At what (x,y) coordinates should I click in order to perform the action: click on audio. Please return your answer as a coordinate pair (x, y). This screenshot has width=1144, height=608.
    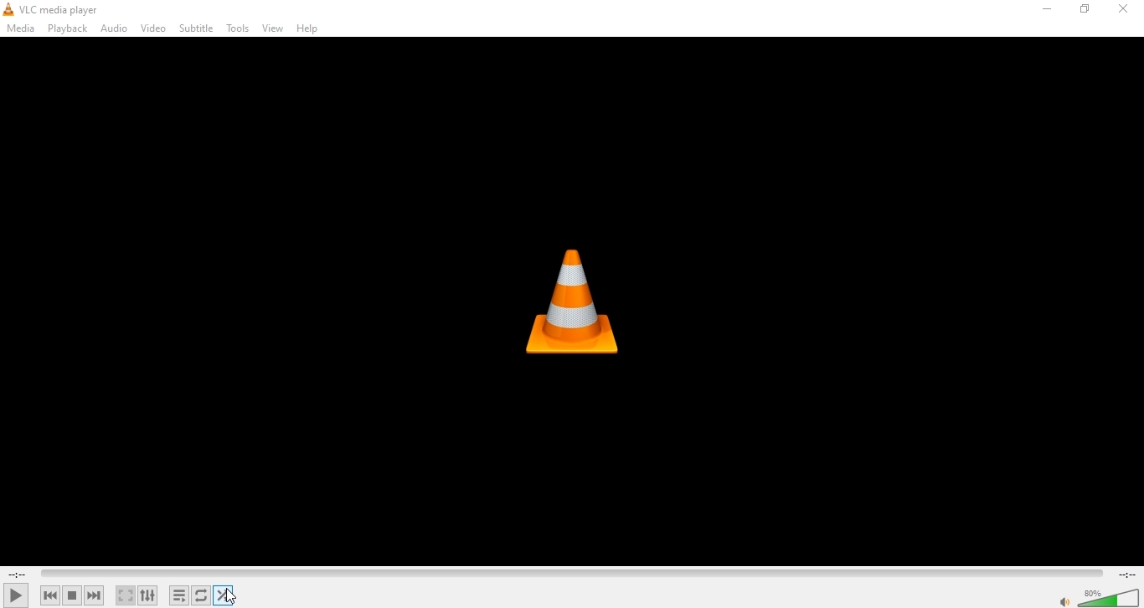
    Looking at the image, I should click on (114, 28).